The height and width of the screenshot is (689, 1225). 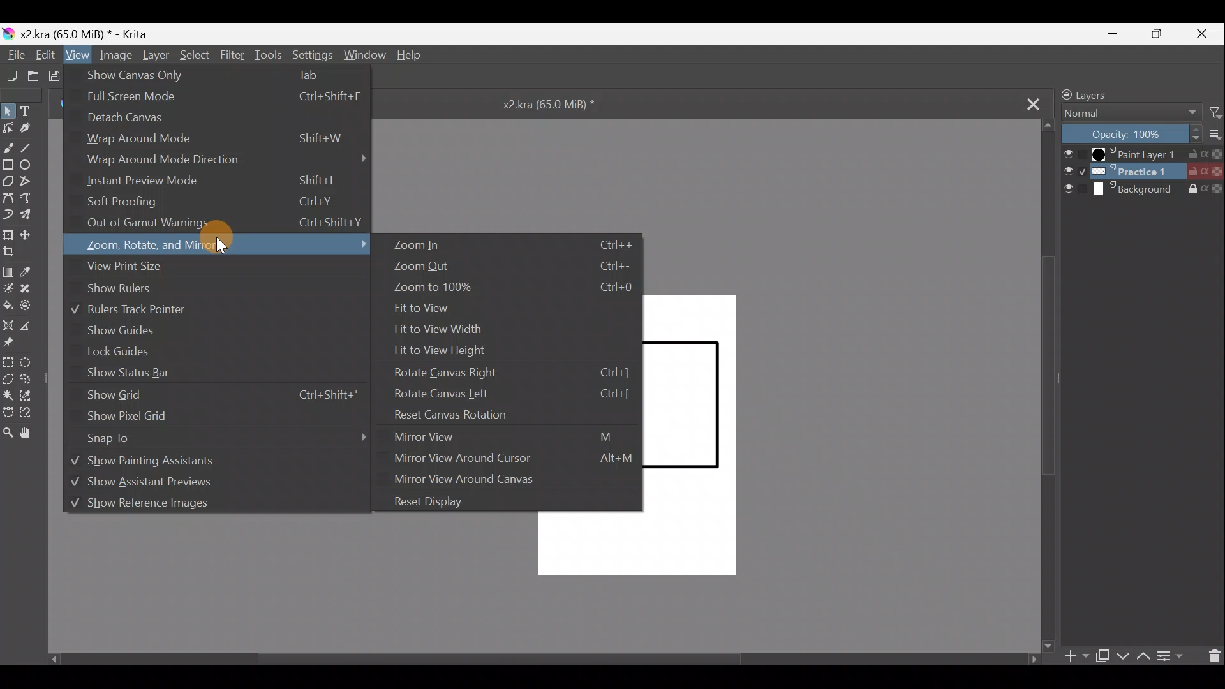 What do you see at coordinates (364, 54) in the screenshot?
I see `Window` at bounding box center [364, 54].